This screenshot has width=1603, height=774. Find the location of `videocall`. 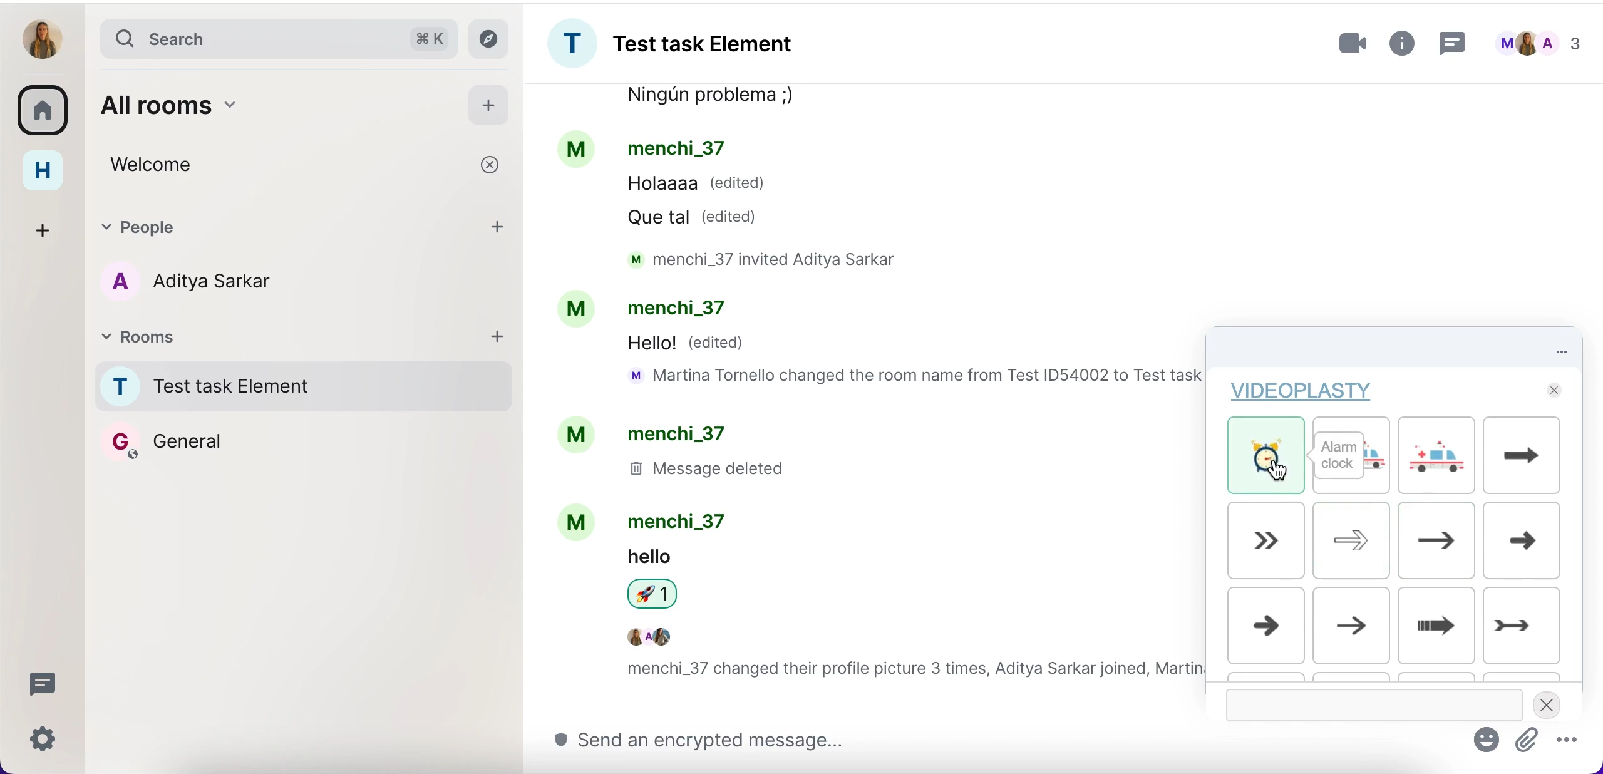

videocall is located at coordinates (1353, 44).